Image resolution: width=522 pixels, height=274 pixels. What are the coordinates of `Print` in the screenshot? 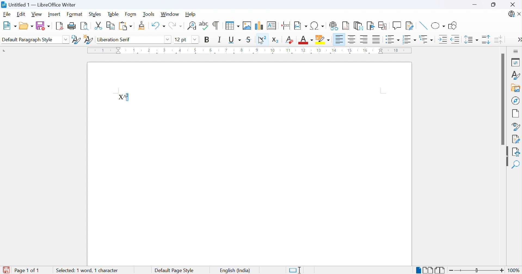 It's located at (72, 26).